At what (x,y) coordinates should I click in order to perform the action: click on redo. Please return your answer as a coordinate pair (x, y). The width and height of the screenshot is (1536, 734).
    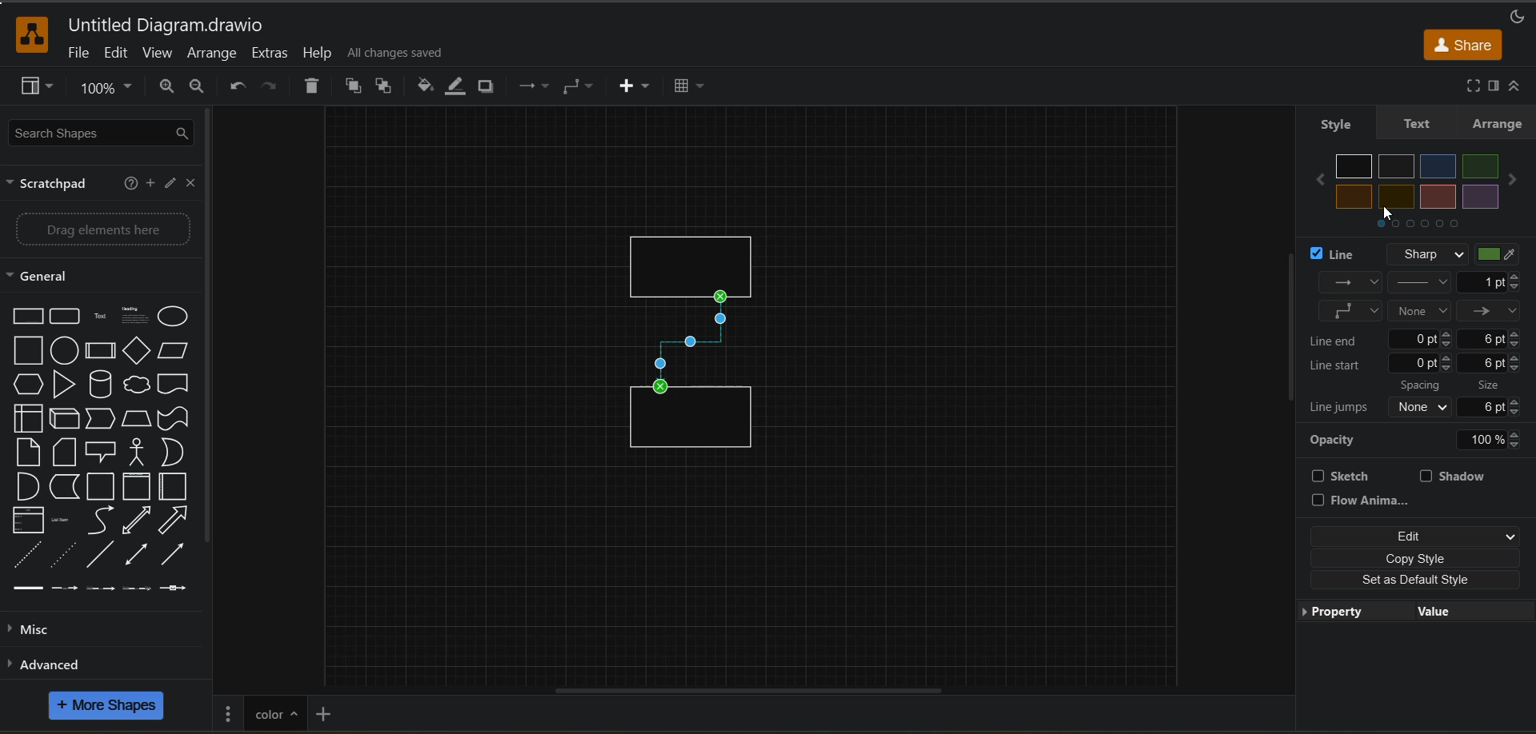
    Looking at the image, I should click on (269, 88).